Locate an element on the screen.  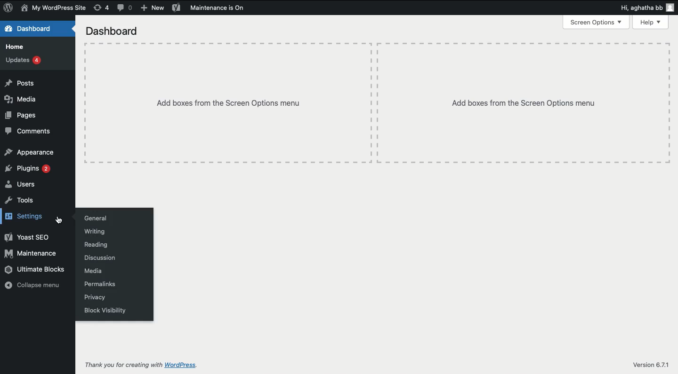
add new is located at coordinates (152, 7).